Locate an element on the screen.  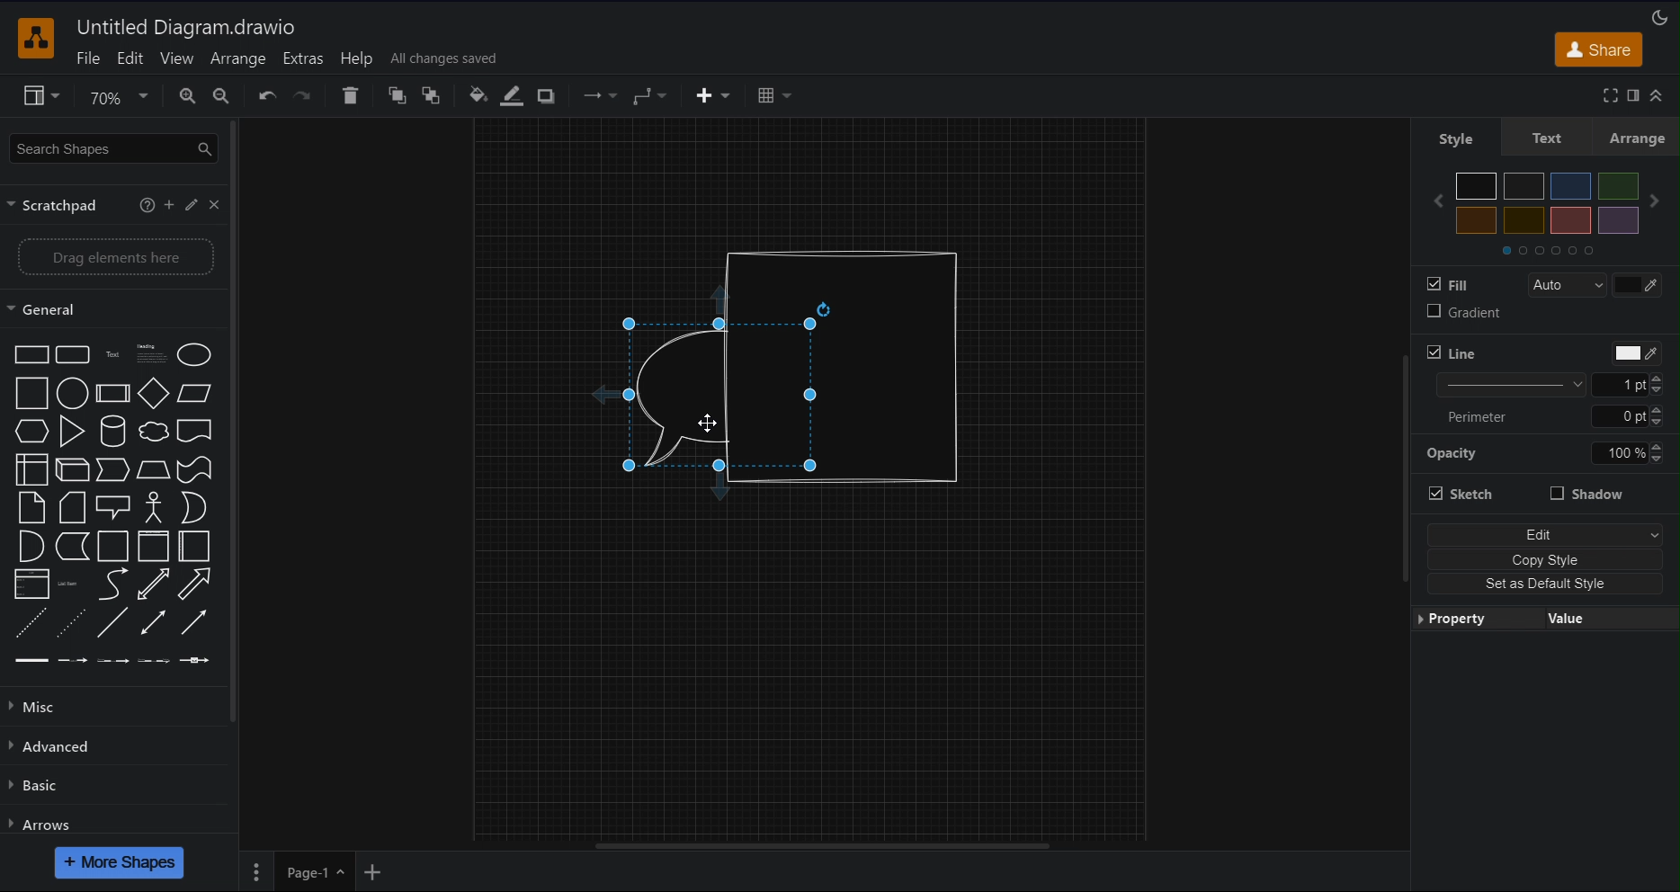
Table is located at coordinates (774, 95).